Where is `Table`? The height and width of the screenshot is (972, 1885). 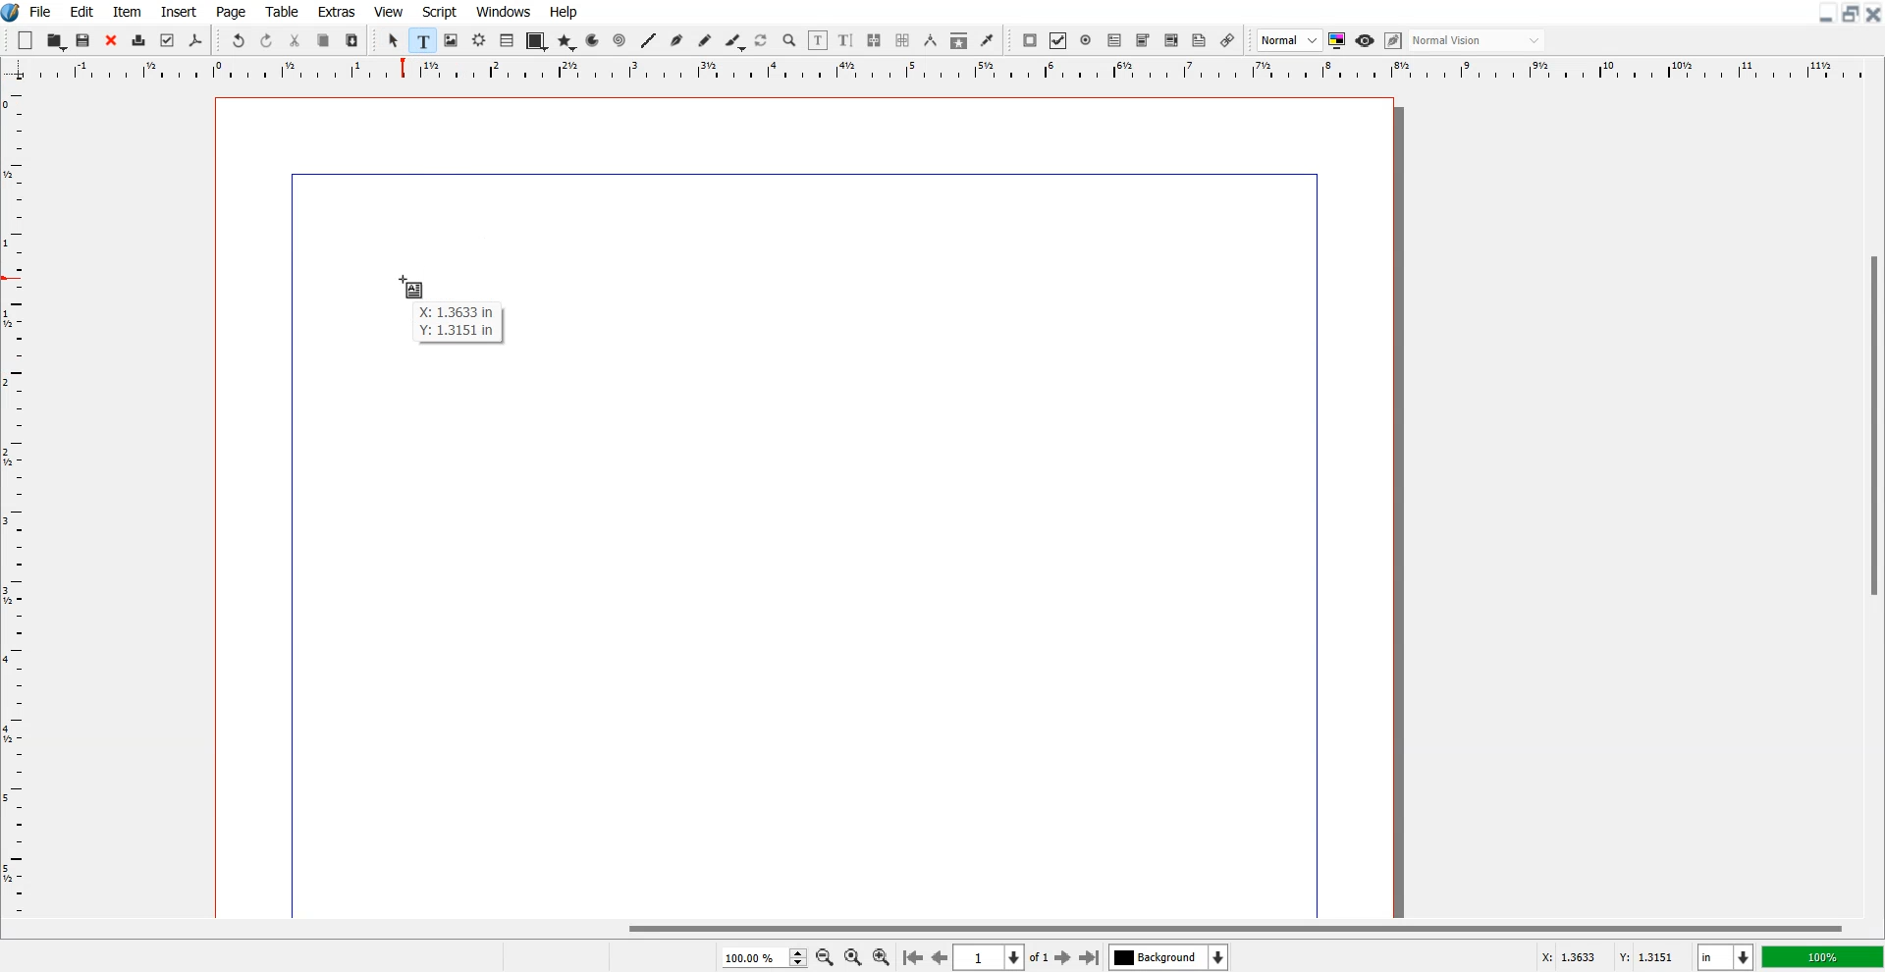 Table is located at coordinates (283, 11).